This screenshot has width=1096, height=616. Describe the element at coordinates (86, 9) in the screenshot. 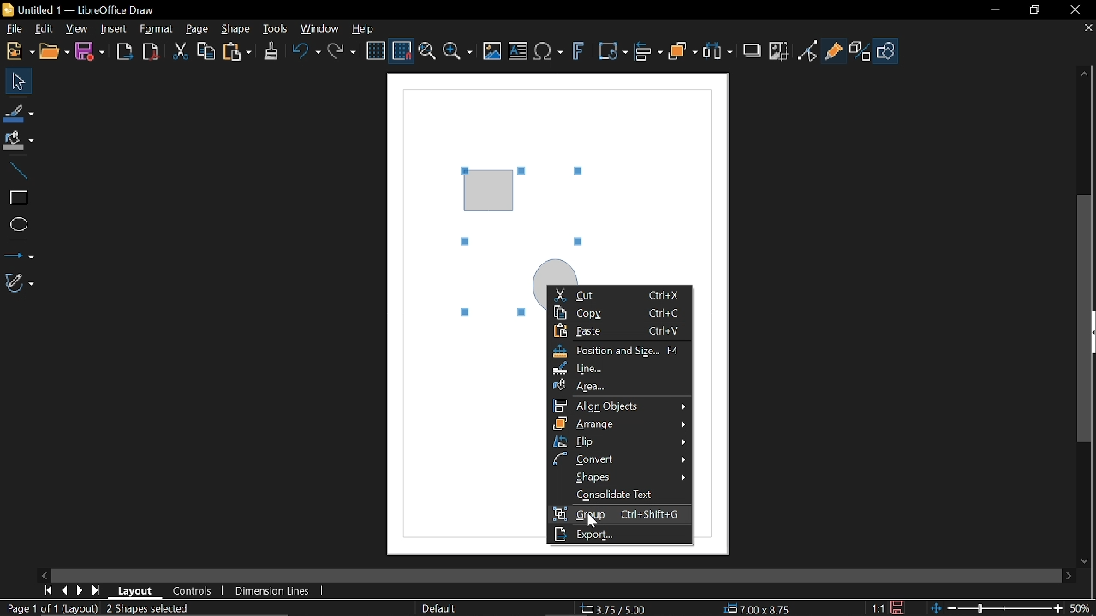

I see `Current window` at that location.